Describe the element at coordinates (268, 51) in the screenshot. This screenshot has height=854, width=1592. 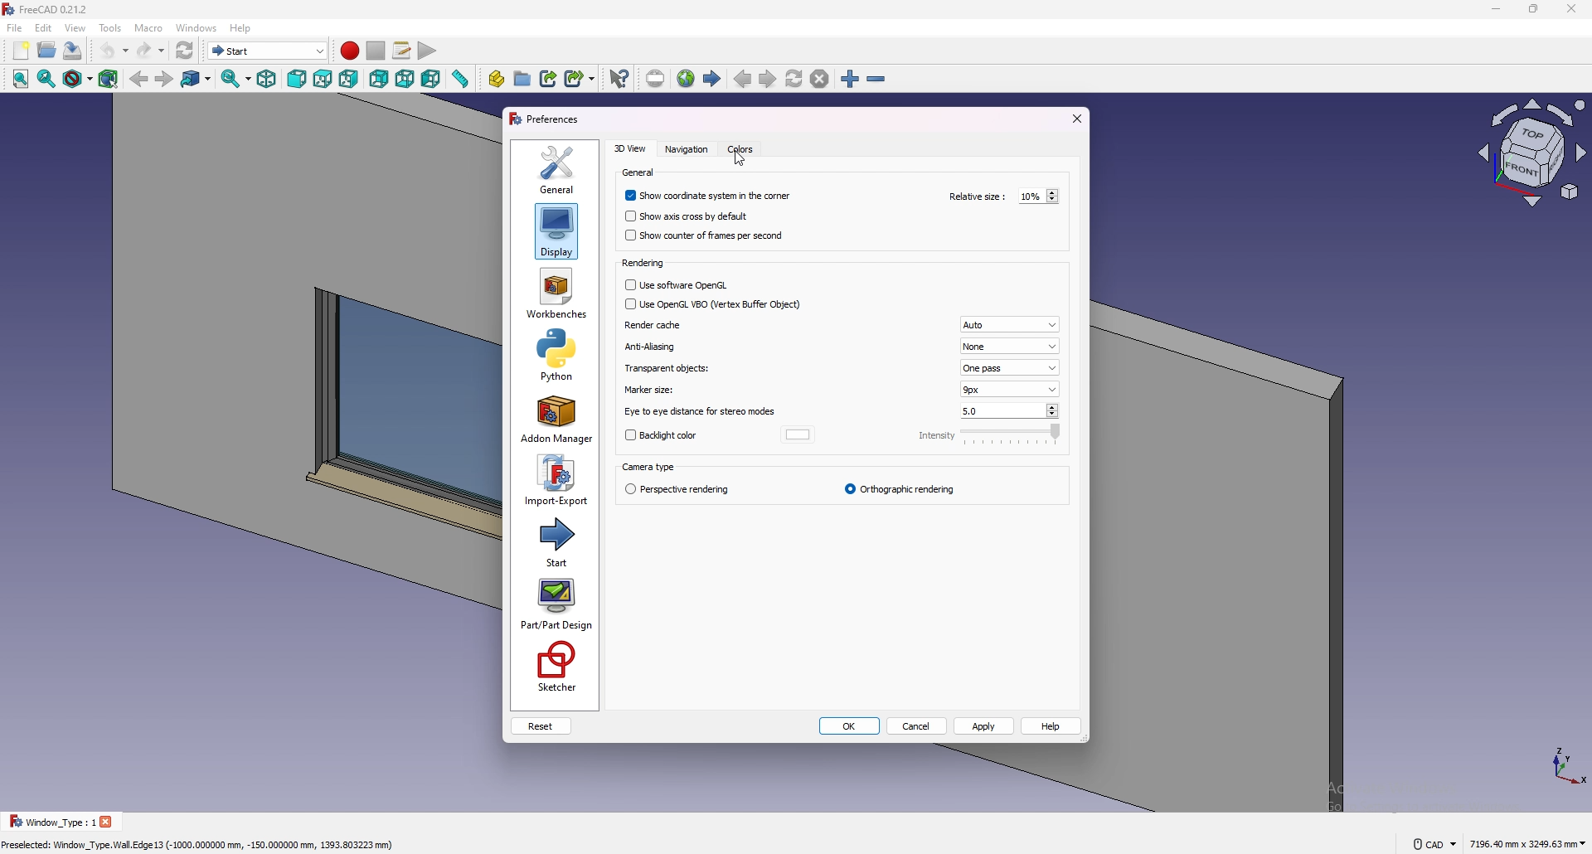
I see `switch between workbenches` at that location.